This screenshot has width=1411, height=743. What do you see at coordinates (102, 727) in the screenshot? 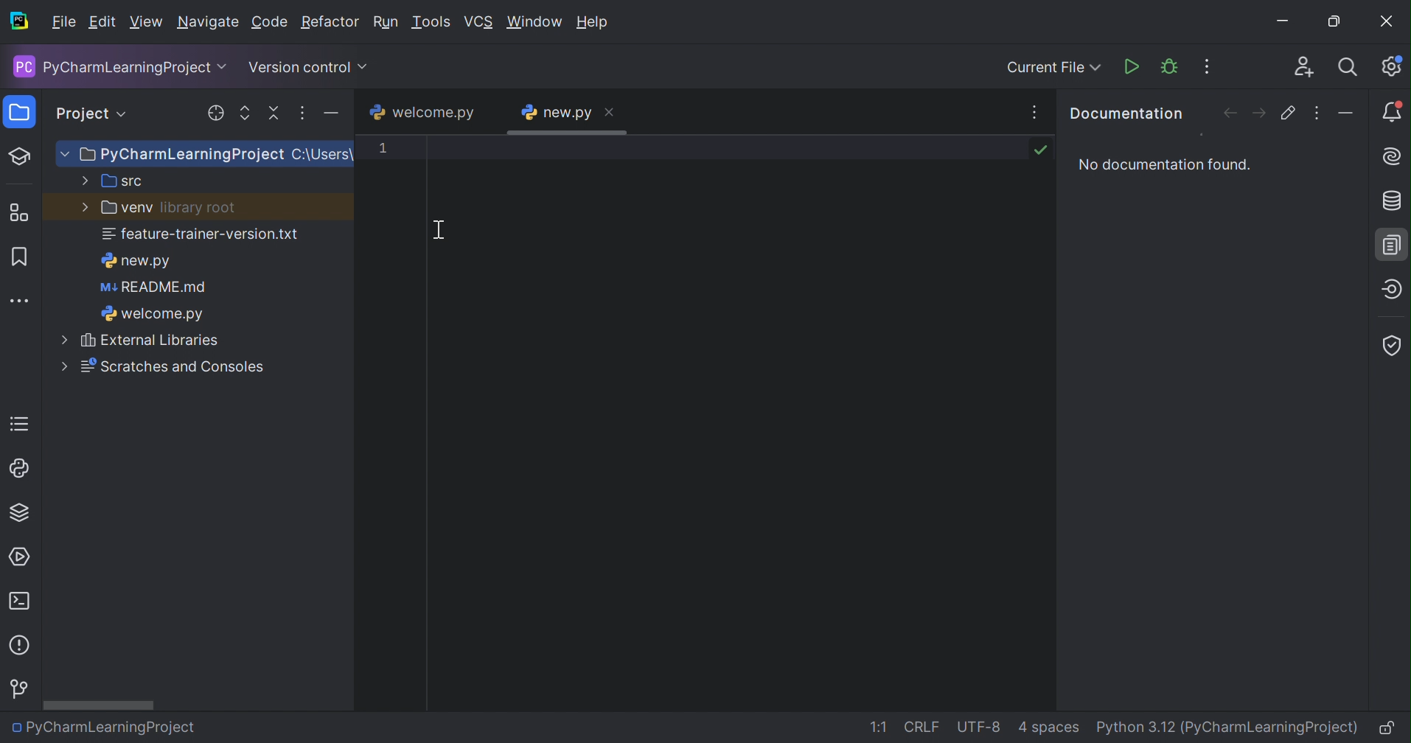
I see `PyCharmLearningProject` at bounding box center [102, 727].